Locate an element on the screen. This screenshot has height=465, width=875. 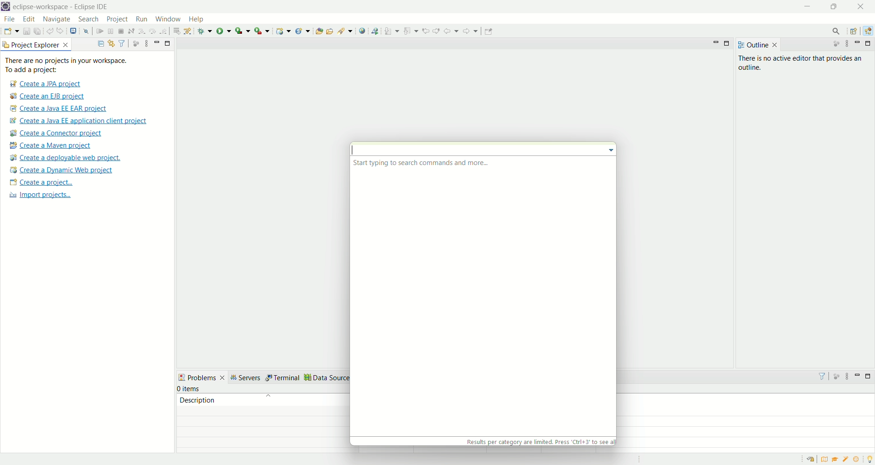
view menu is located at coordinates (147, 44).